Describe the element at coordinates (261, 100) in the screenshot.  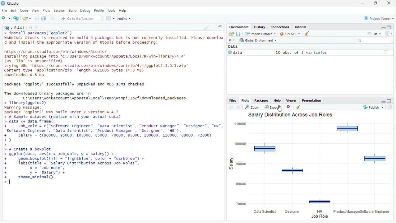
I see `packages` at that location.